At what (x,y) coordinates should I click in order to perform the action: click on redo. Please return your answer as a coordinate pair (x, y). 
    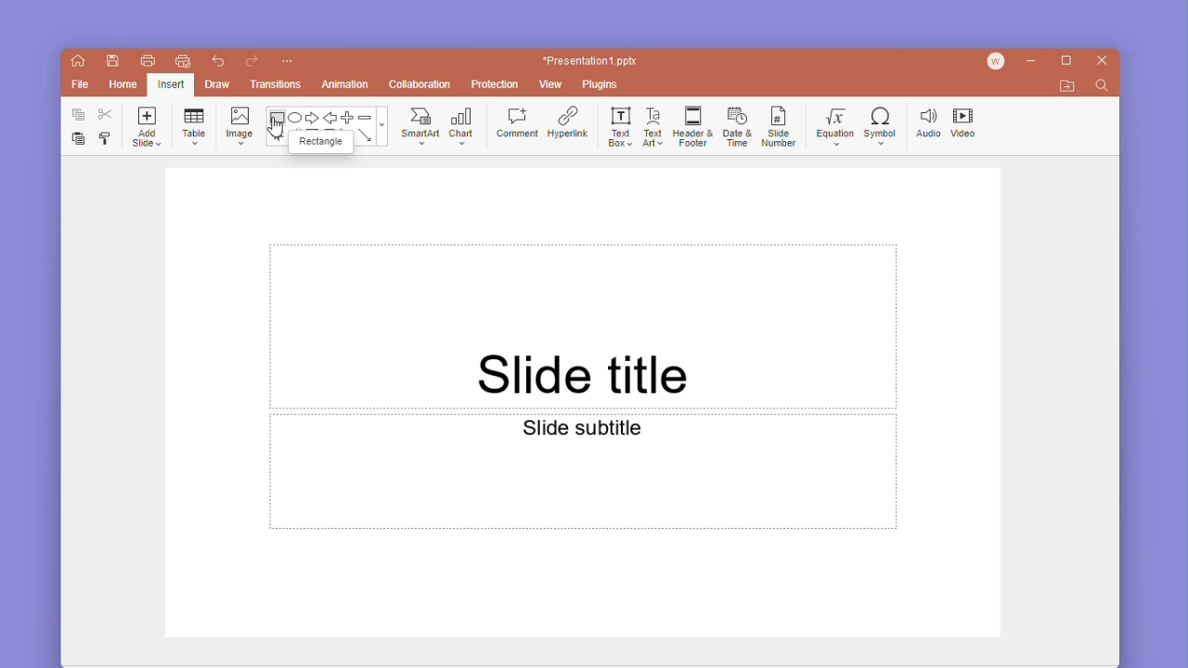
    Looking at the image, I should click on (252, 60).